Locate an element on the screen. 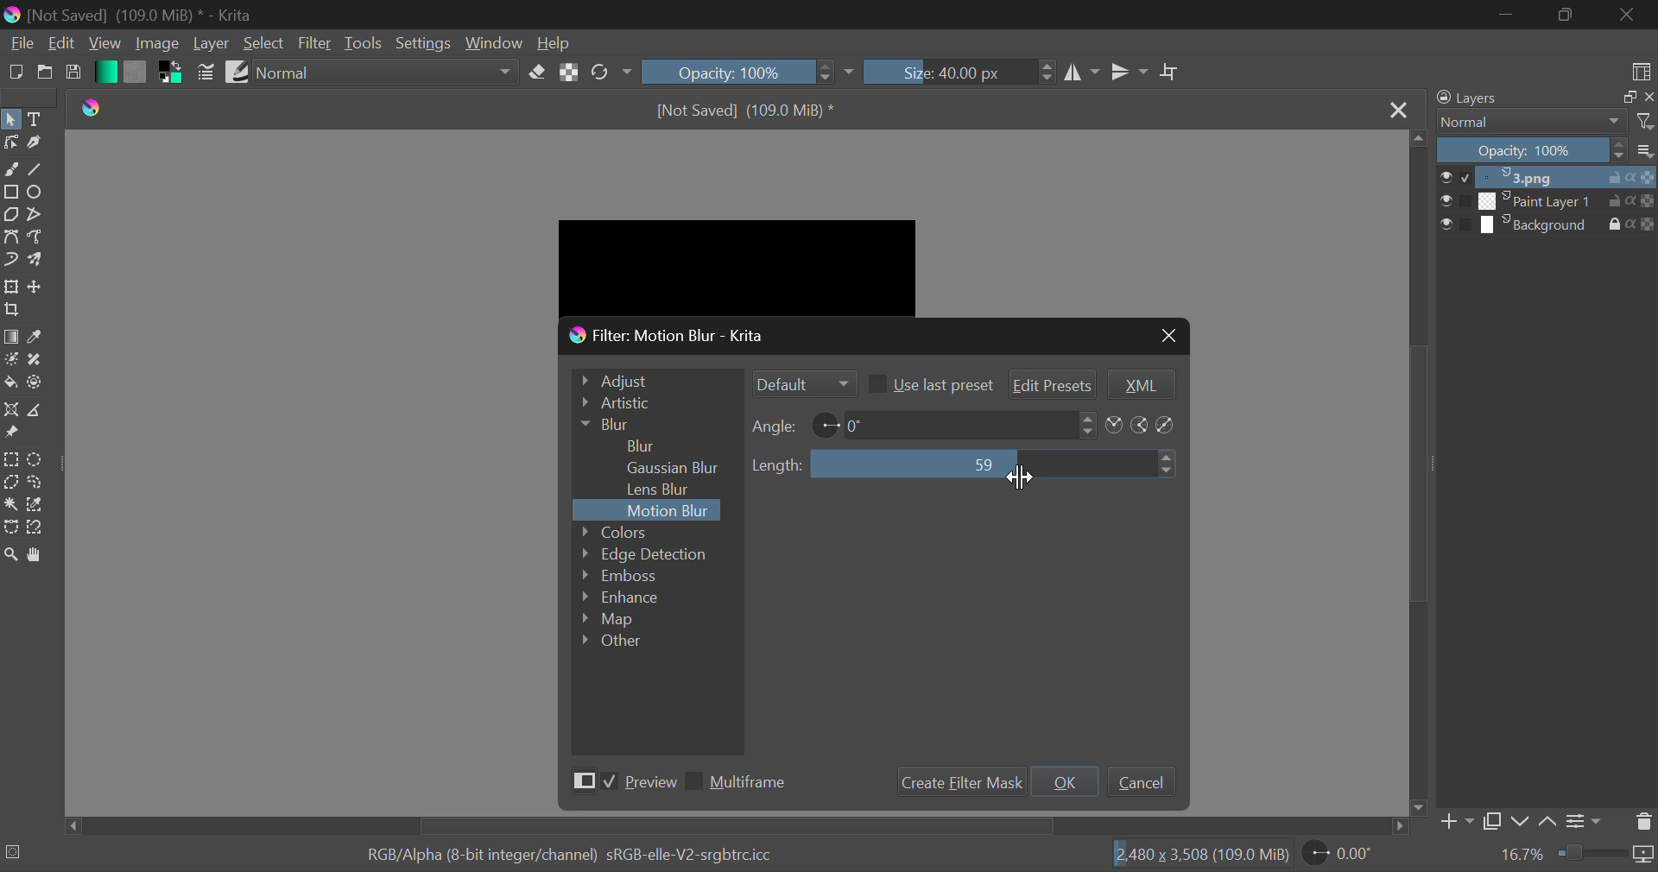 This screenshot has width=1658, height=872. dropdown is located at coordinates (853, 73).